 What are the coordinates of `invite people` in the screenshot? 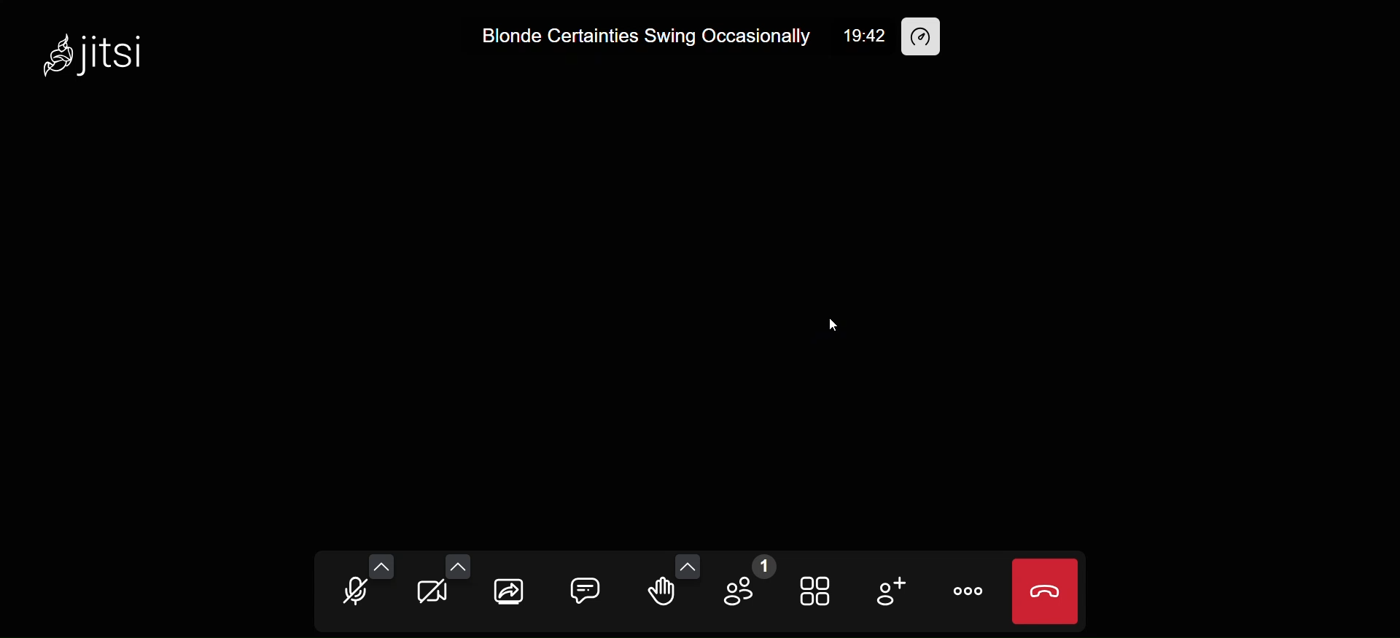 It's located at (891, 592).